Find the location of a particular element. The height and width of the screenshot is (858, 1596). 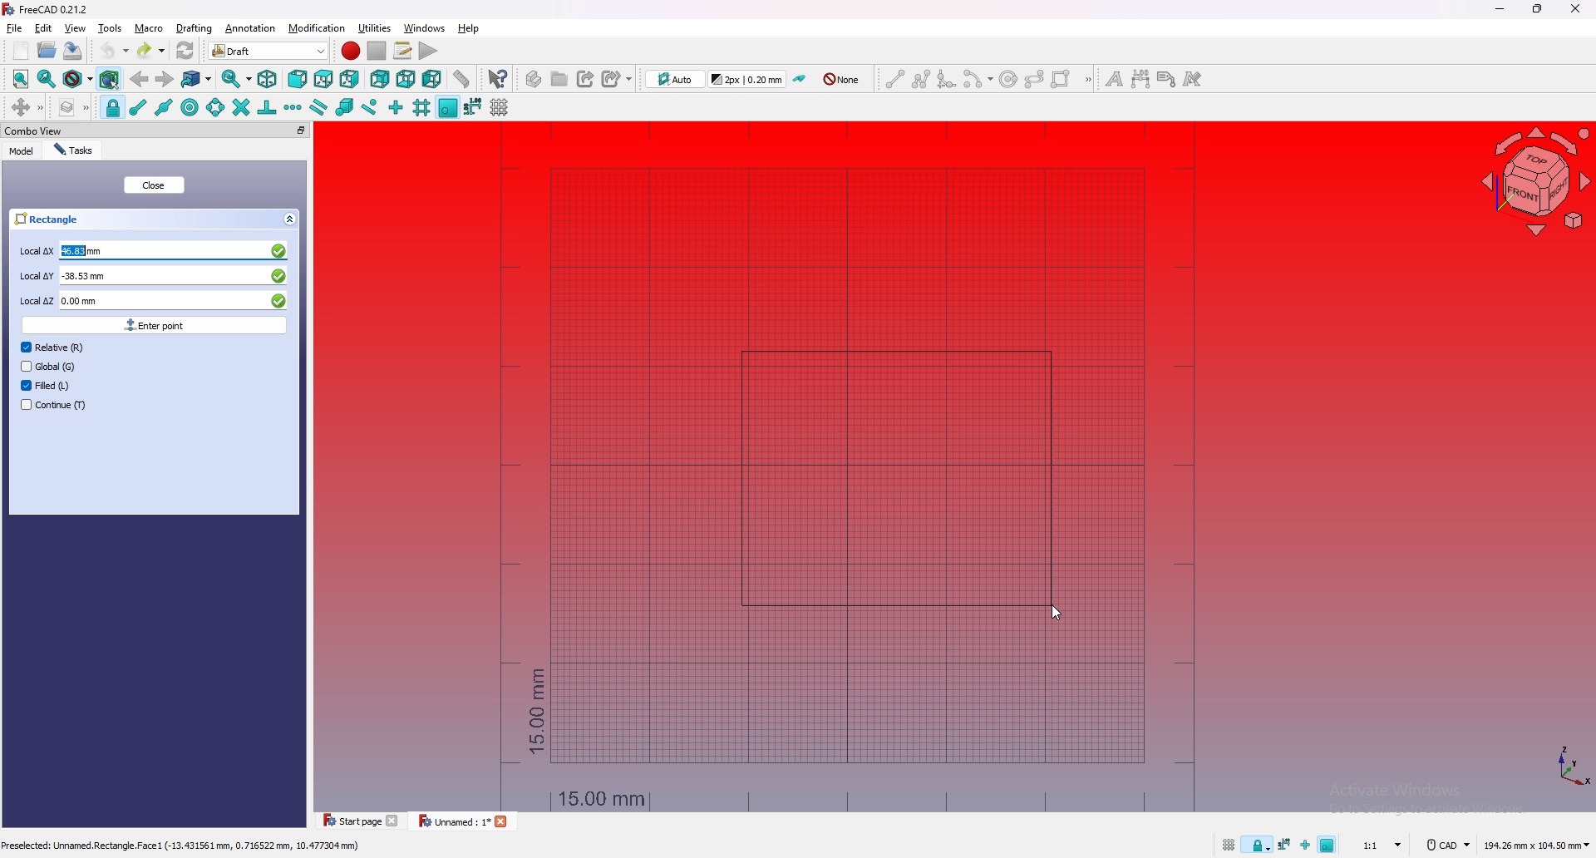

dimension is located at coordinates (1140, 79).